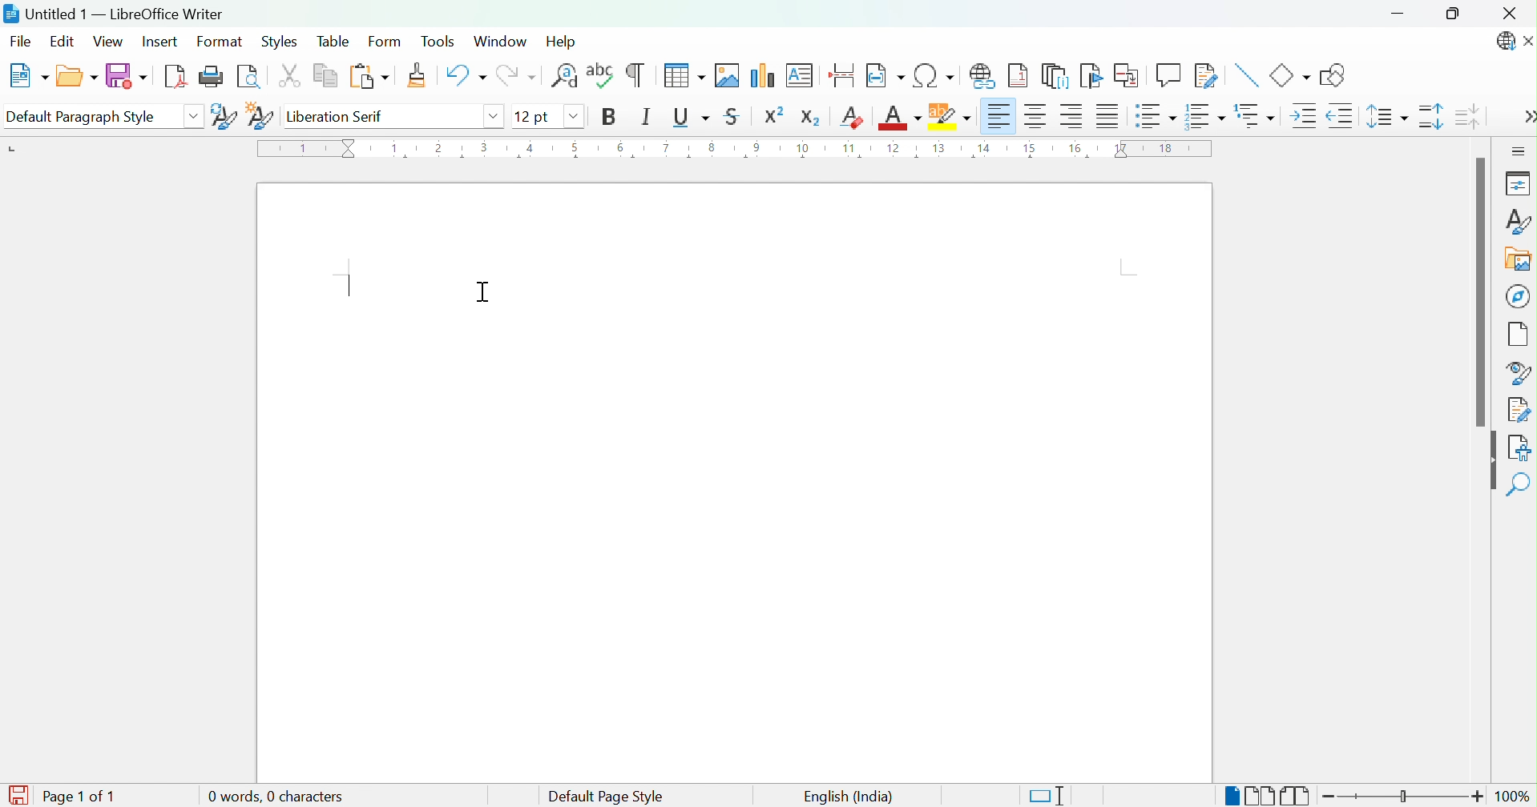 The image size is (1537, 807). I want to click on Increase Indent, so click(1301, 116).